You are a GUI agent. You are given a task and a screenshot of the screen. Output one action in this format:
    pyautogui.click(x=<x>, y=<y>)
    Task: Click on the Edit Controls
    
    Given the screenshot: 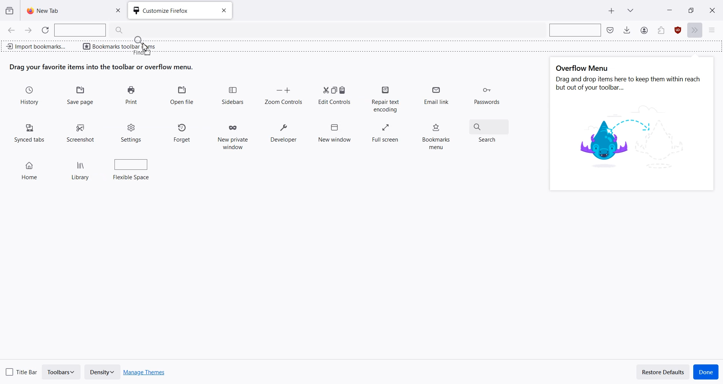 What is the action you would take?
    pyautogui.click(x=334, y=94)
    